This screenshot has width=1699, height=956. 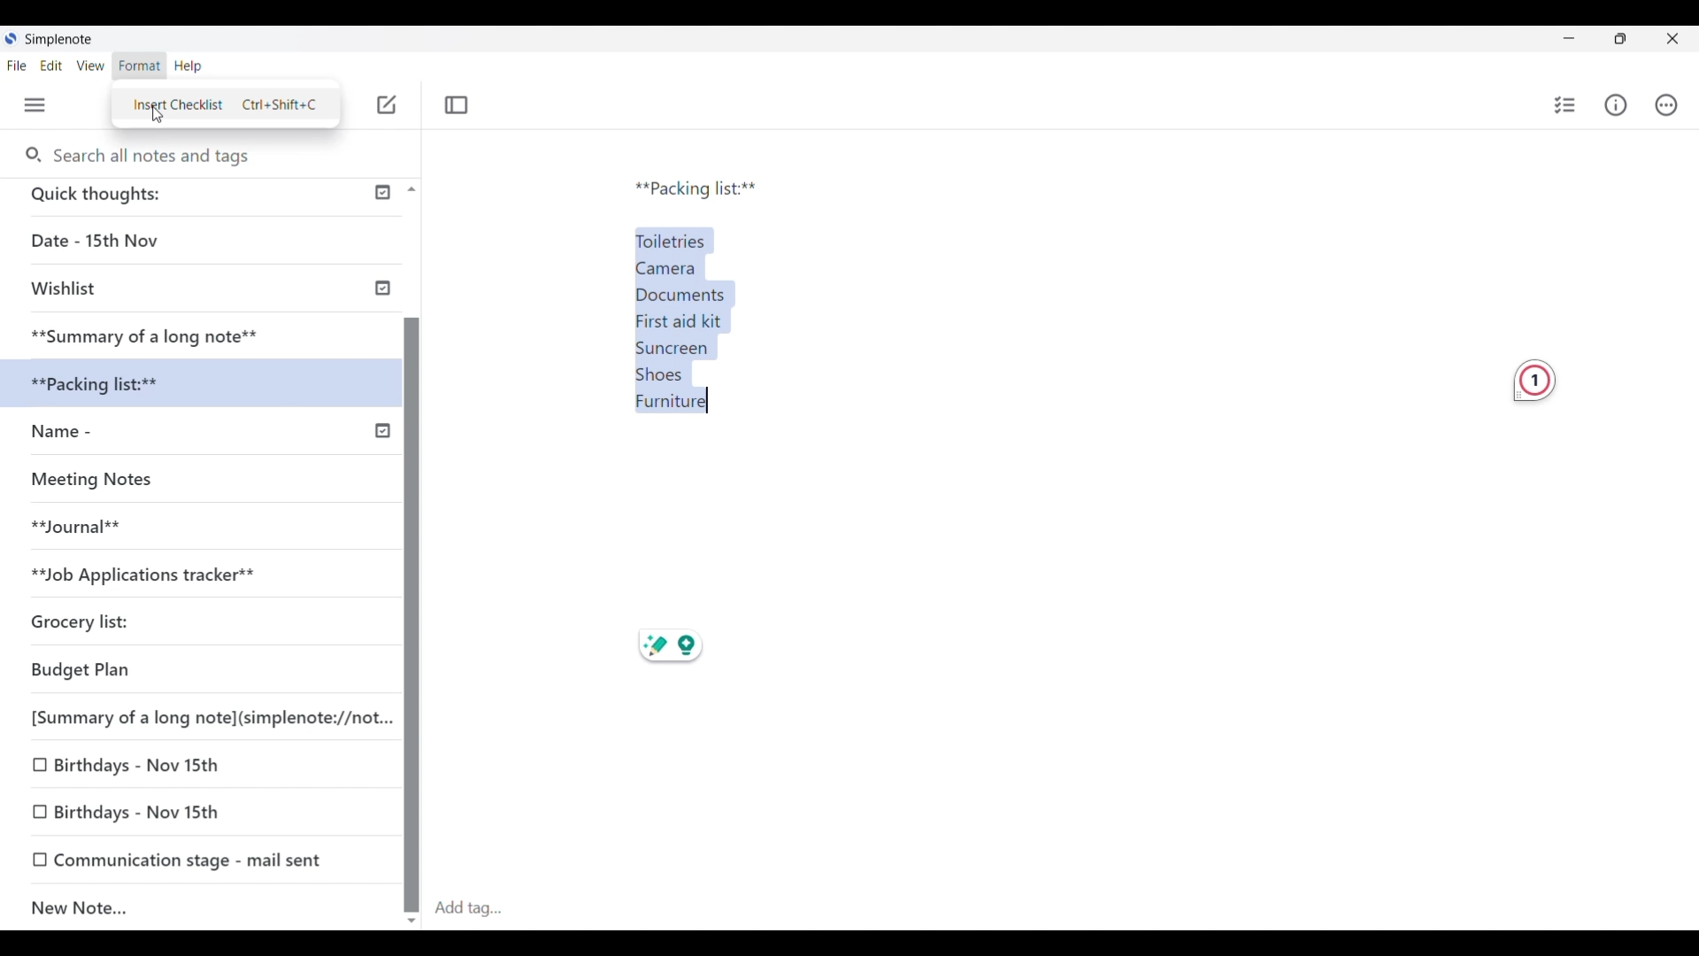 What do you see at coordinates (1619, 109) in the screenshot?
I see `Info` at bounding box center [1619, 109].